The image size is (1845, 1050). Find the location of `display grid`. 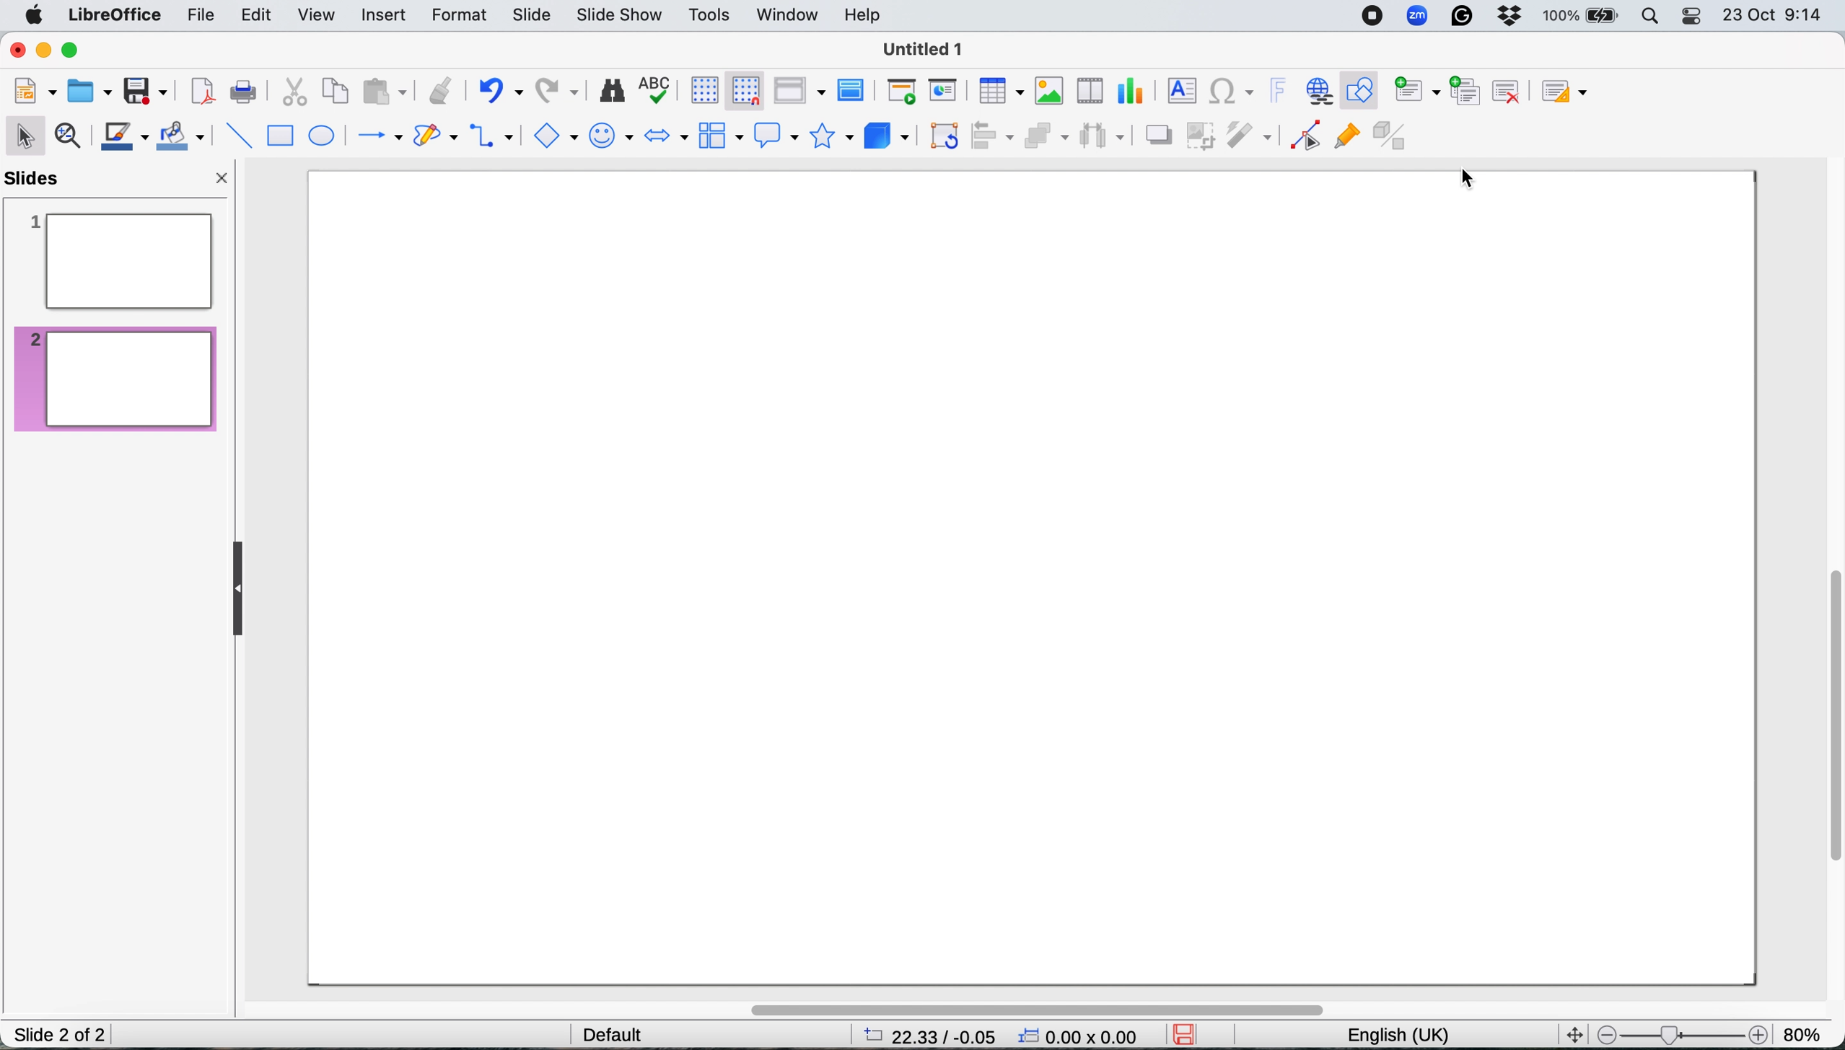

display grid is located at coordinates (701, 92).